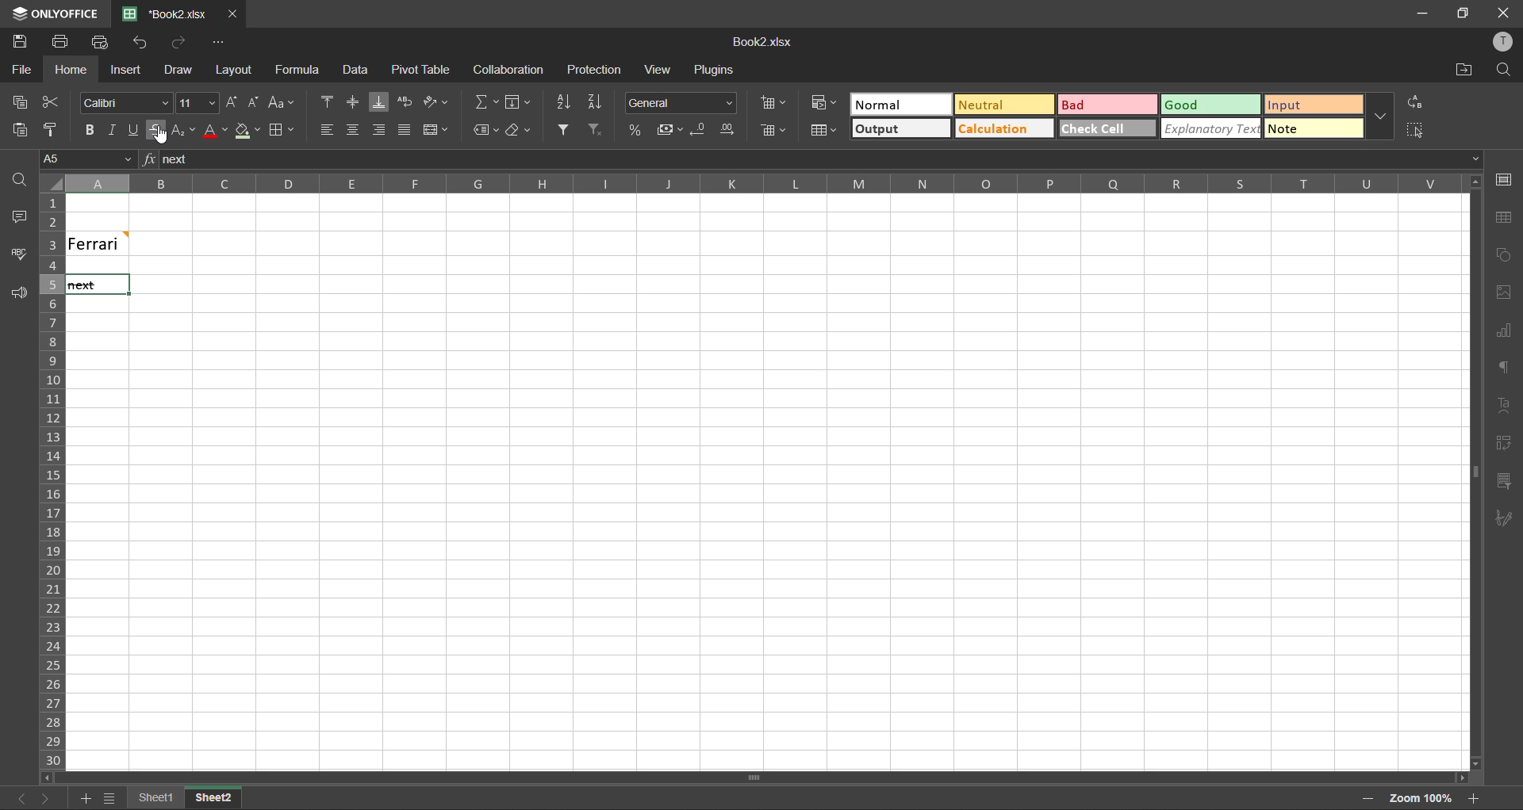  I want to click on find, so click(21, 181).